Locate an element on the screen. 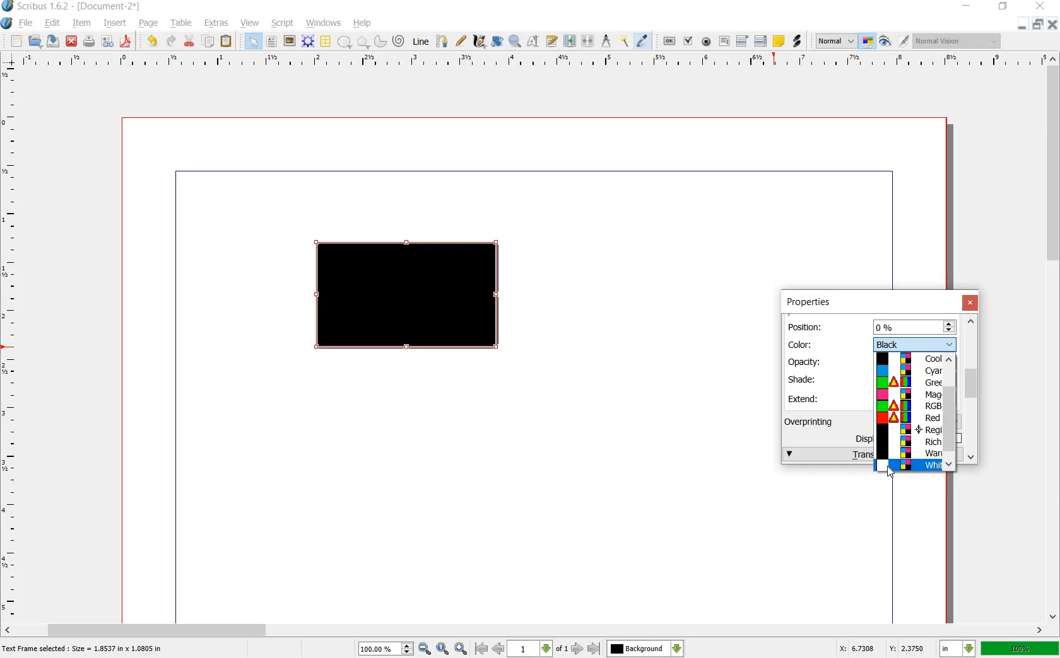 This screenshot has height=658, width=1060. polygon is located at coordinates (361, 42).